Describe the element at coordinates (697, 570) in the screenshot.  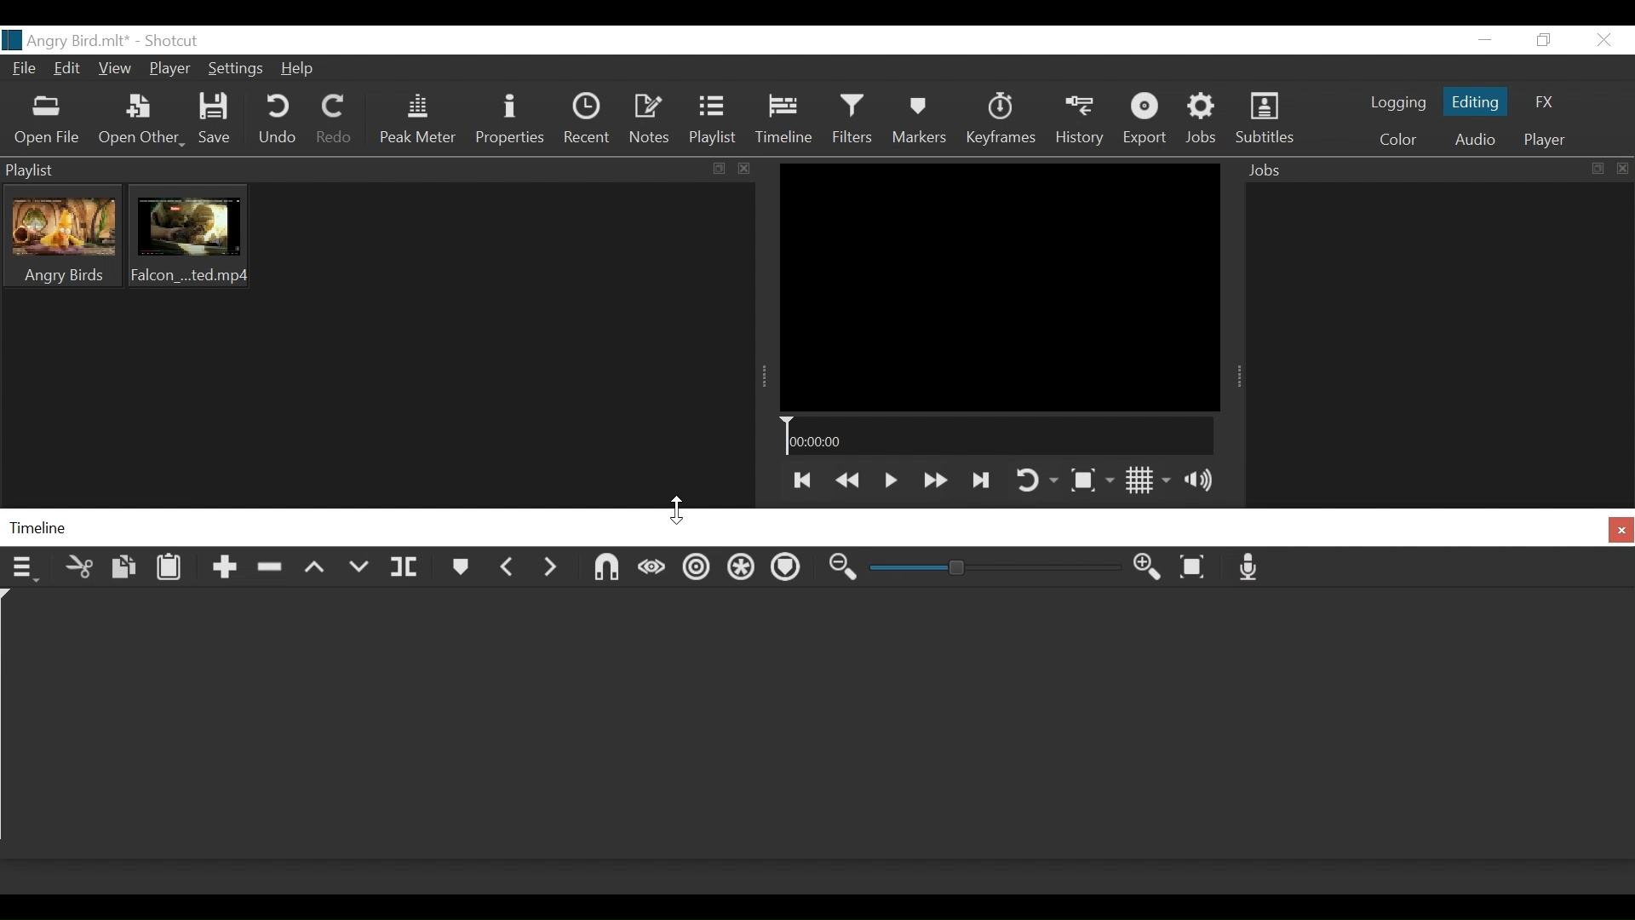
I see `Ripple ` at that location.